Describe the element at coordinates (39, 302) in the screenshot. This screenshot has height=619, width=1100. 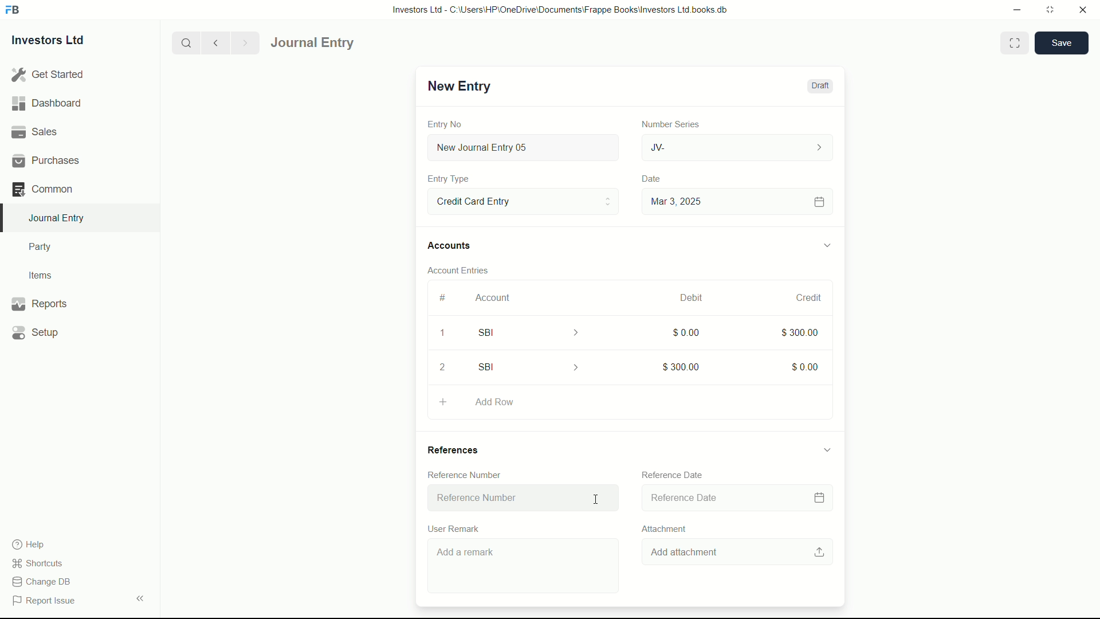
I see `Reports .` at that location.